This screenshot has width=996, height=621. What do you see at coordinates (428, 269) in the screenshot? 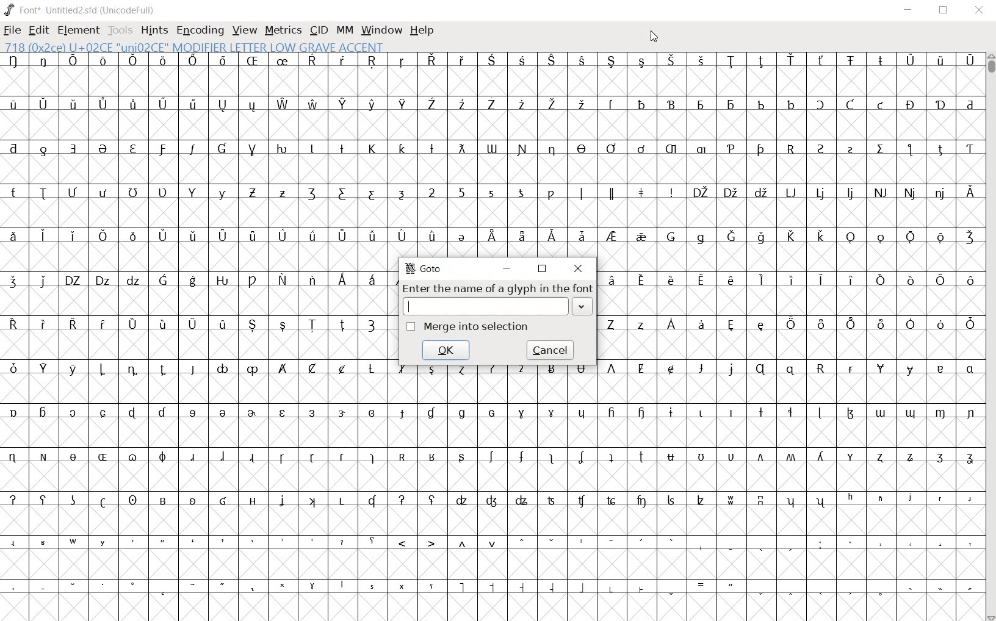
I see `GoTo` at bounding box center [428, 269].